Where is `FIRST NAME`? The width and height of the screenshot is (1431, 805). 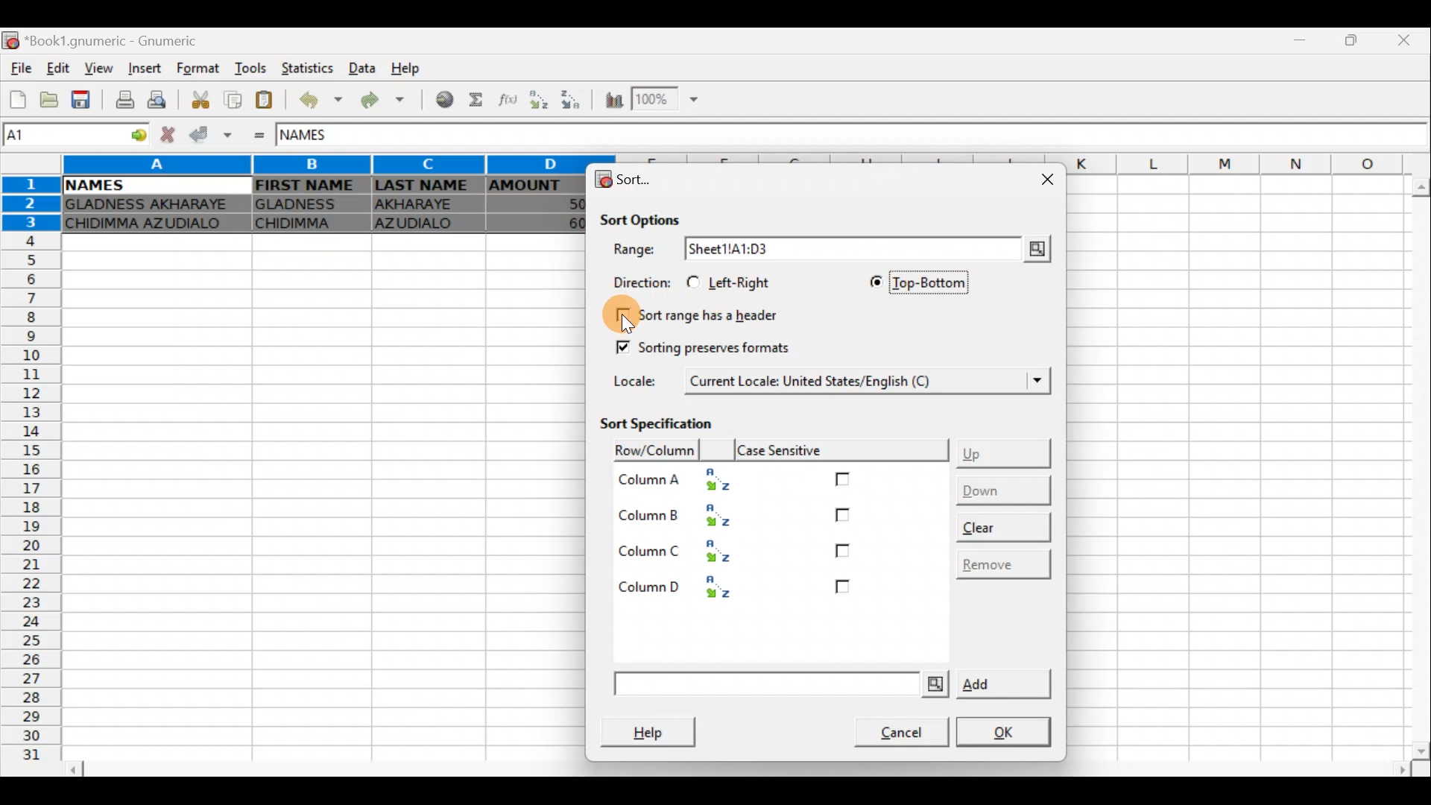 FIRST NAME is located at coordinates (307, 185).